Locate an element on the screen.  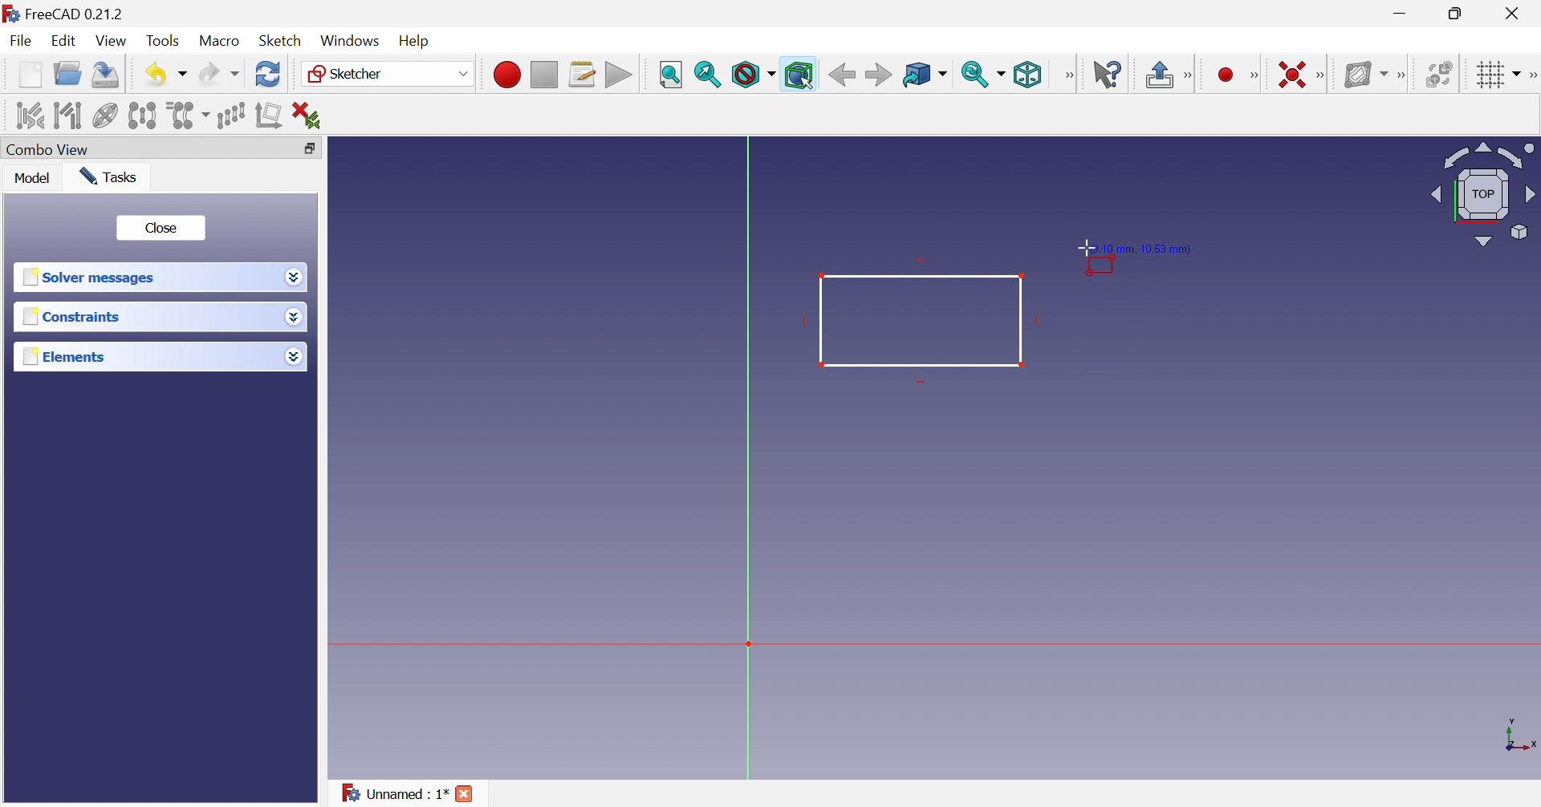
logo is located at coordinates (10, 14).